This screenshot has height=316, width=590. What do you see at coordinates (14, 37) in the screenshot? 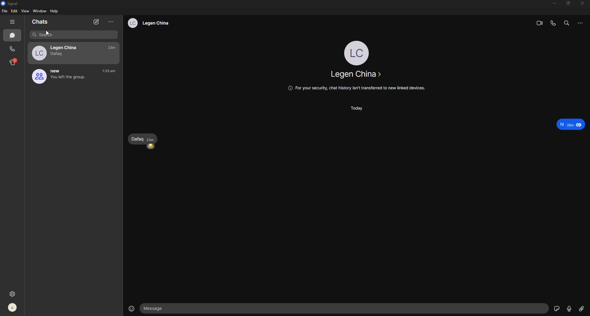
I see `chat` at bounding box center [14, 37].